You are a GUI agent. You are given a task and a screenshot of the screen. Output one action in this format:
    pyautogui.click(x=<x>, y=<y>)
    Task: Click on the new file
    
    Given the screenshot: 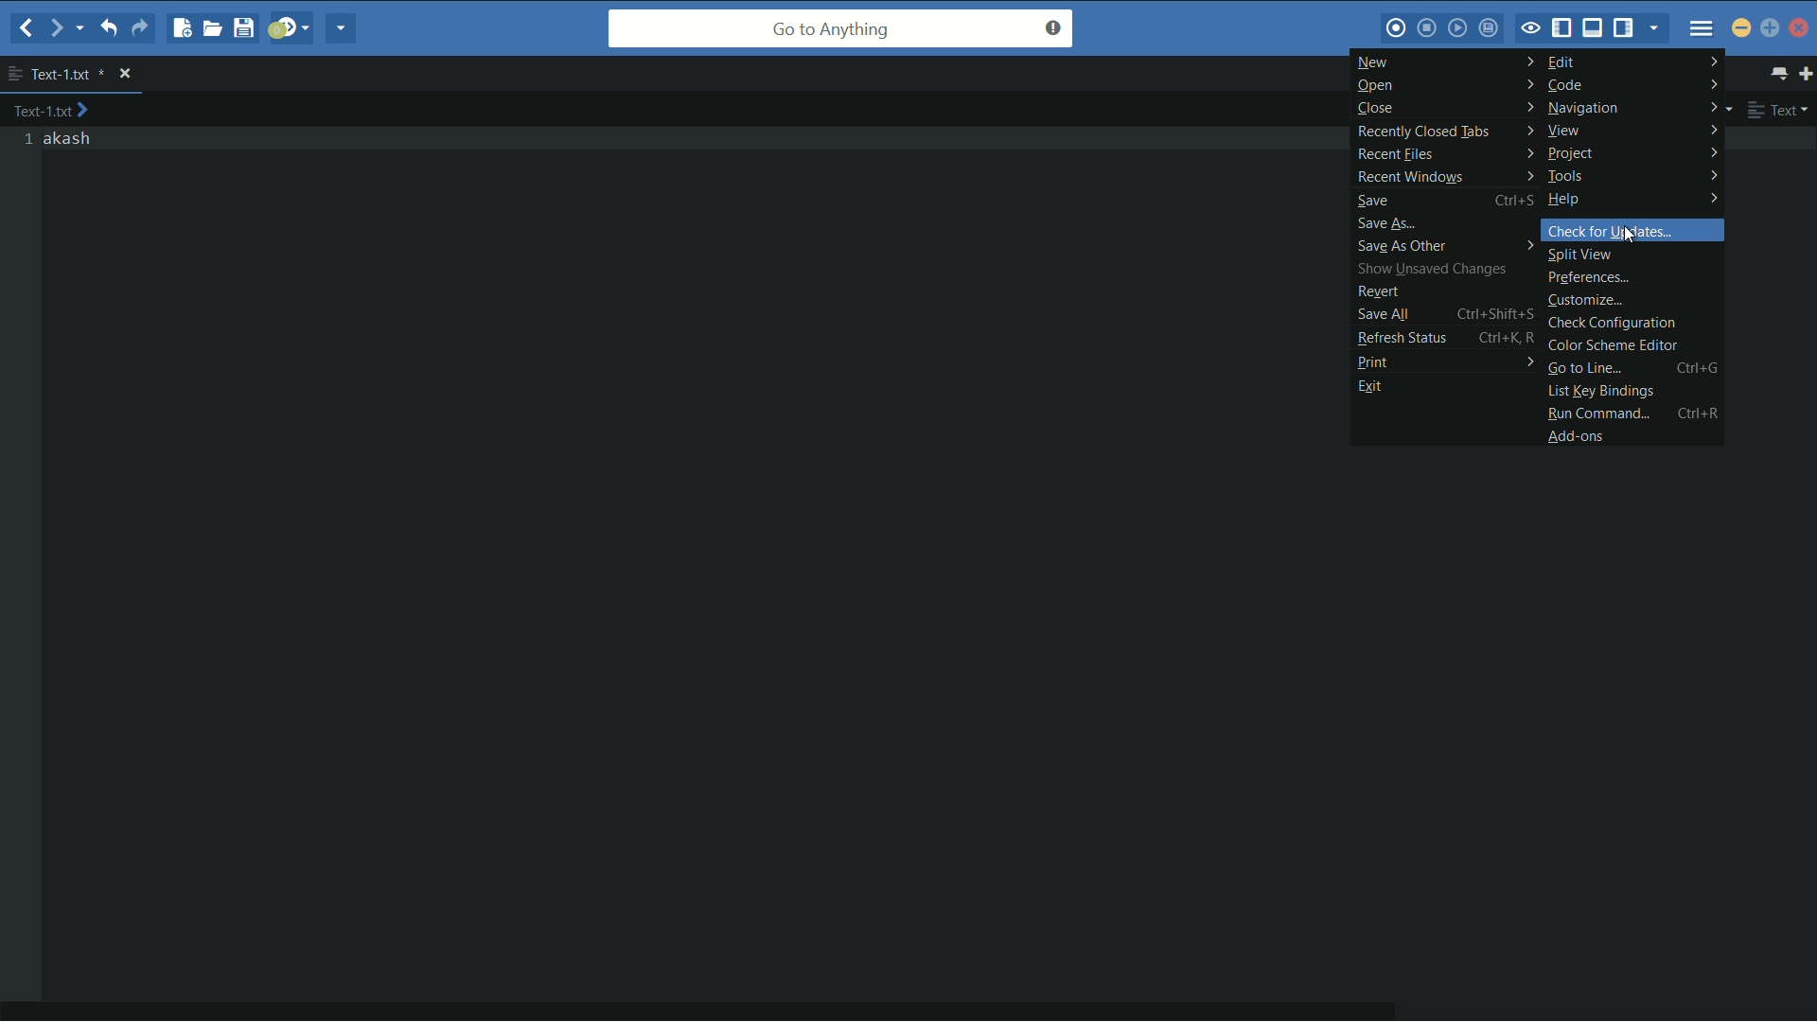 What is the action you would take?
    pyautogui.click(x=183, y=29)
    